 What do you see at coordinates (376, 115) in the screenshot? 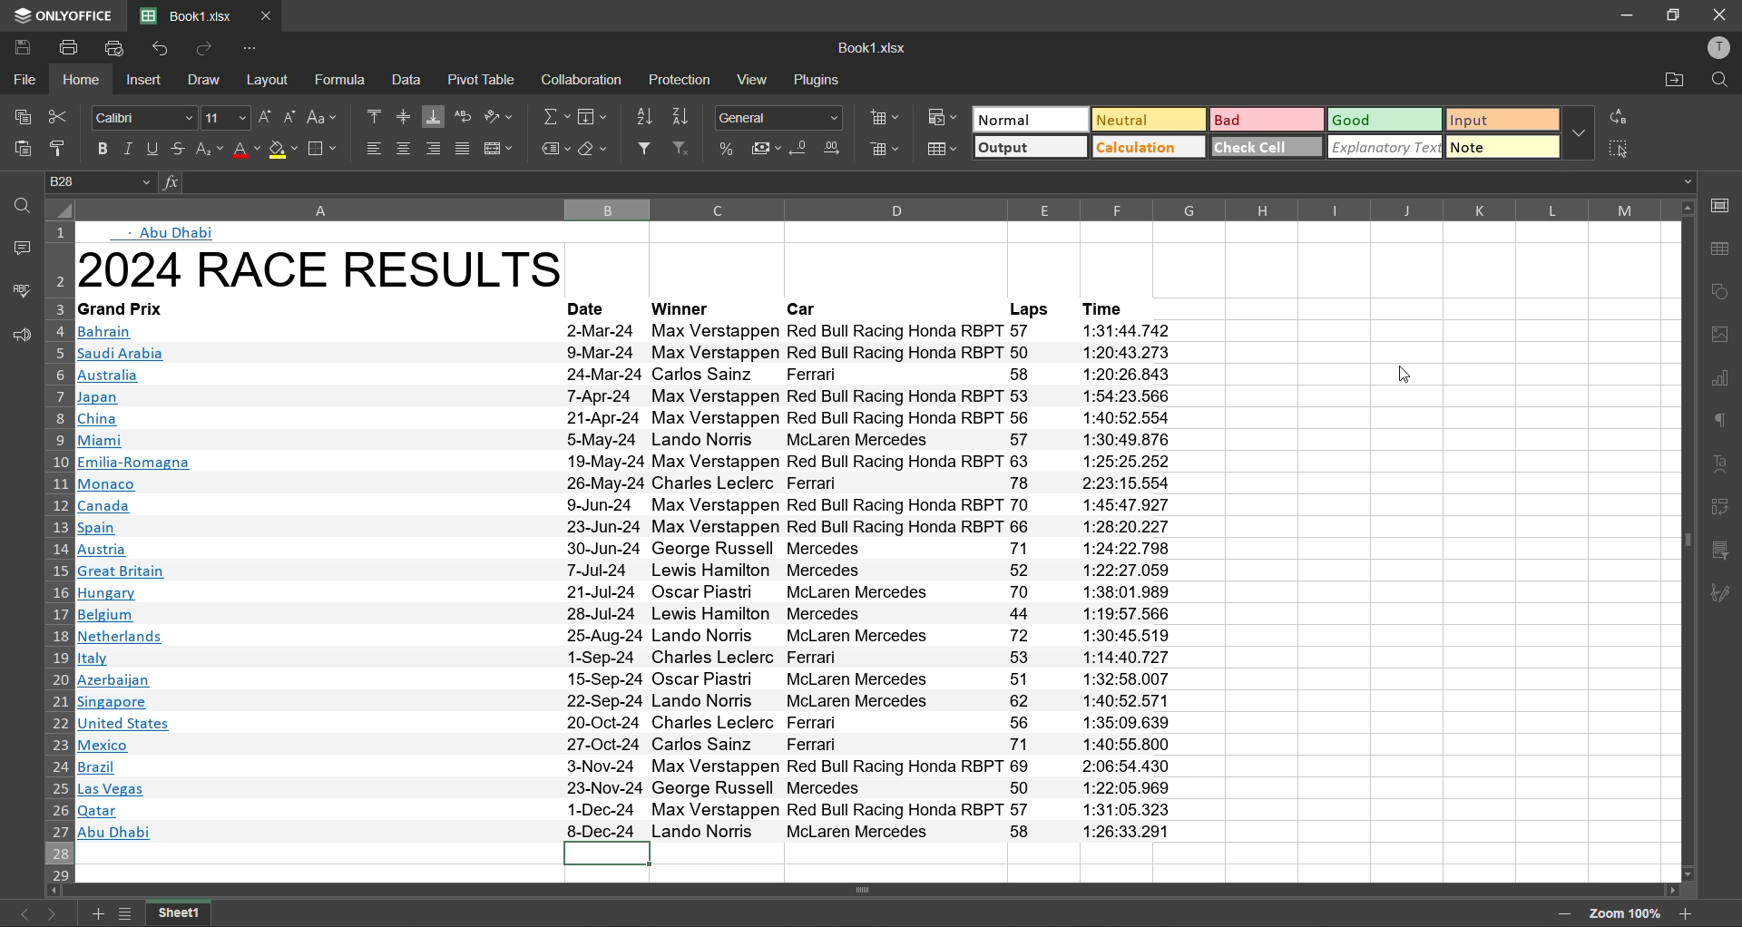
I see `align top` at bounding box center [376, 115].